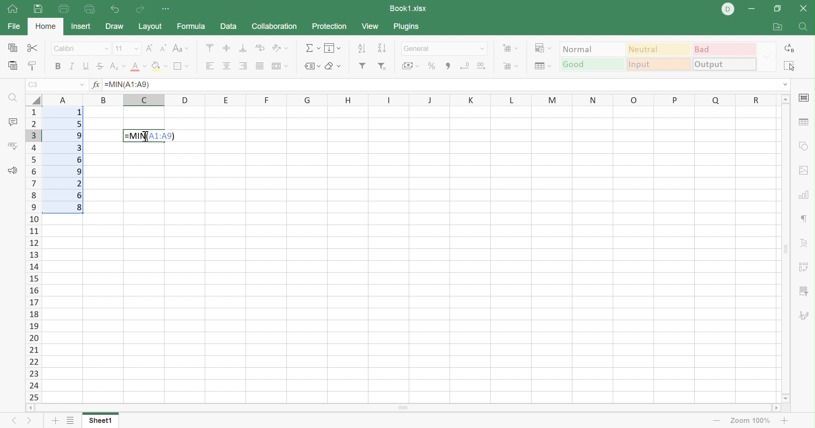 Image resolution: width=815 pixels, height=428 pixels. Describe the element at coordinates (311, 66) in the screenshot. I see `Named ranges` at that location.